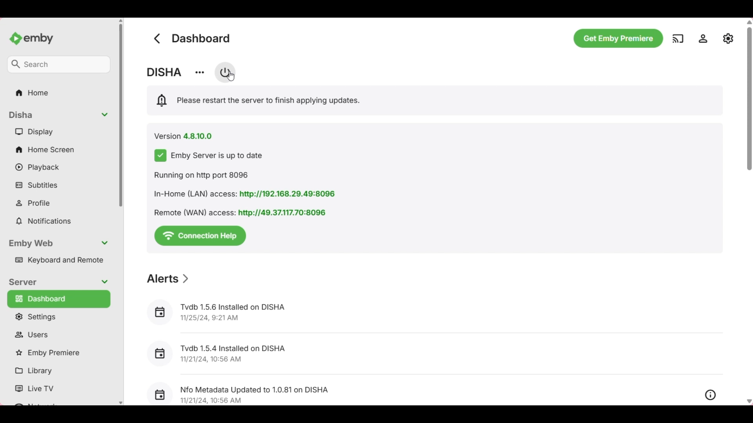  Describe the element at coordinates (58, 316) in the screenshot. I see `Settings` at that location.